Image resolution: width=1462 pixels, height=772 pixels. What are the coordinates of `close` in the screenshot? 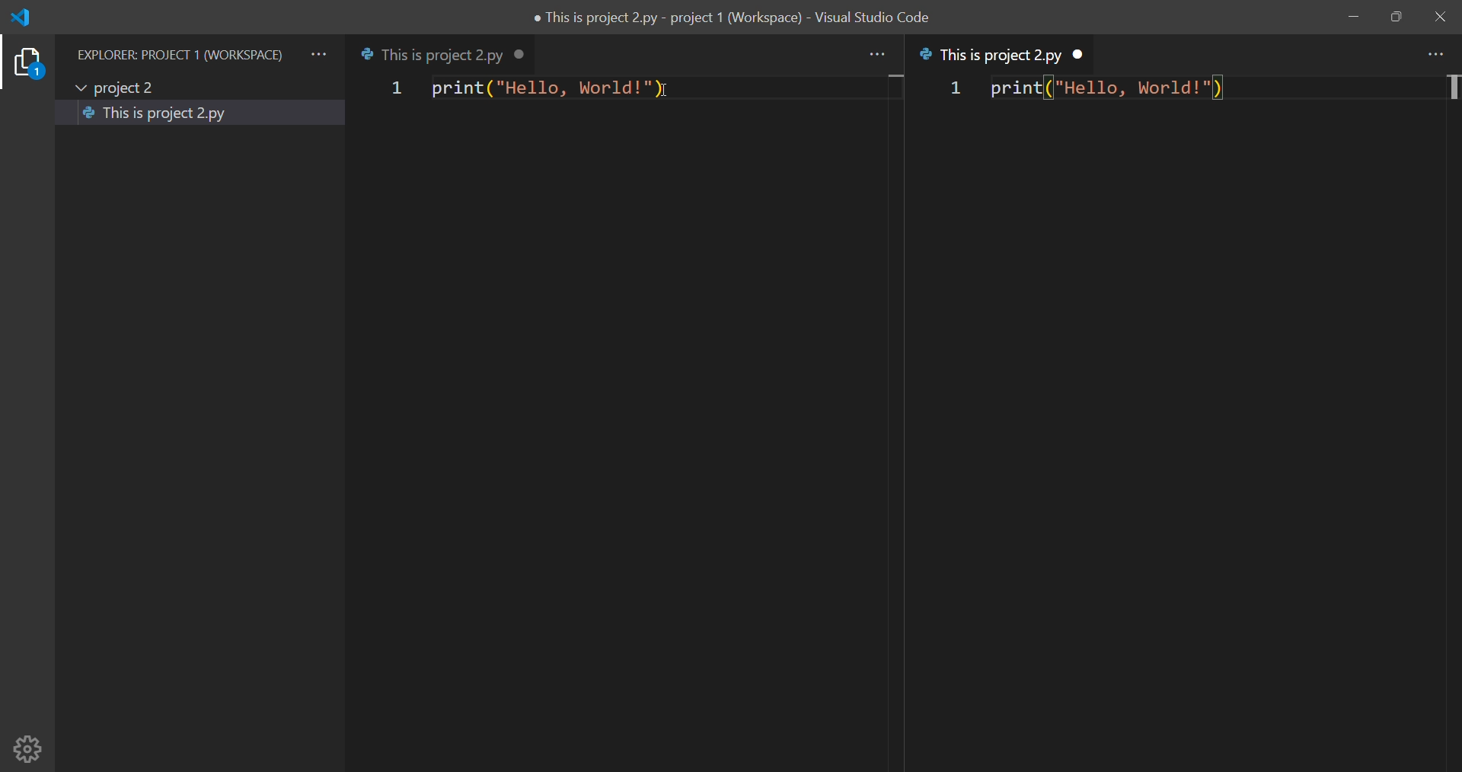 It's located at (1080, 54).